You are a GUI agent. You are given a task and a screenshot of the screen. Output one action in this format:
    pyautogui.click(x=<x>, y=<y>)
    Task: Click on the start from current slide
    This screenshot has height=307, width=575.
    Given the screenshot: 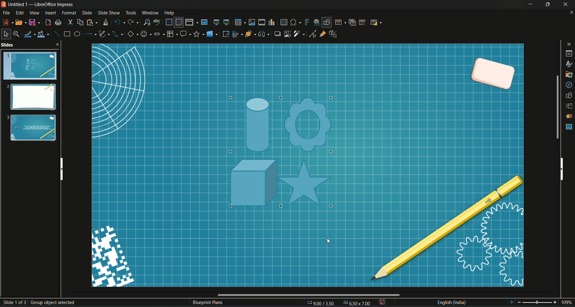 What is the action you would take?
    pyautogui.click(x=227, y=22)
    